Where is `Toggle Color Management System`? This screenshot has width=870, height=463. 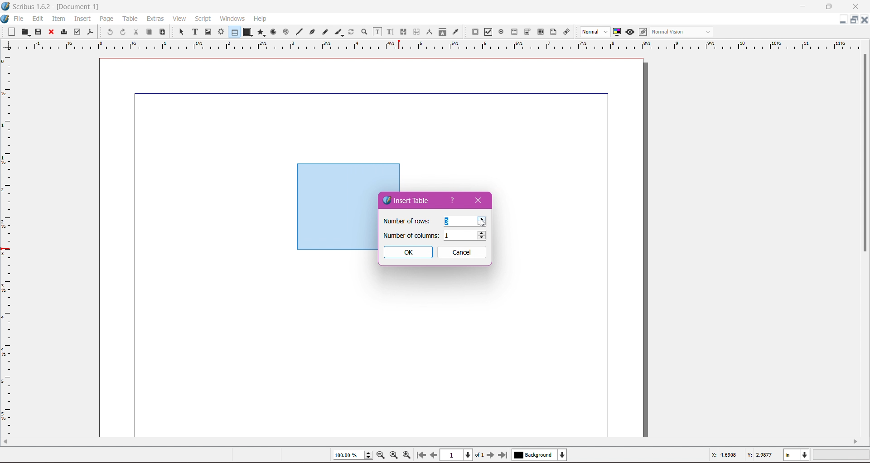
Toggle Color Management System is located at coordinates (616, 31).